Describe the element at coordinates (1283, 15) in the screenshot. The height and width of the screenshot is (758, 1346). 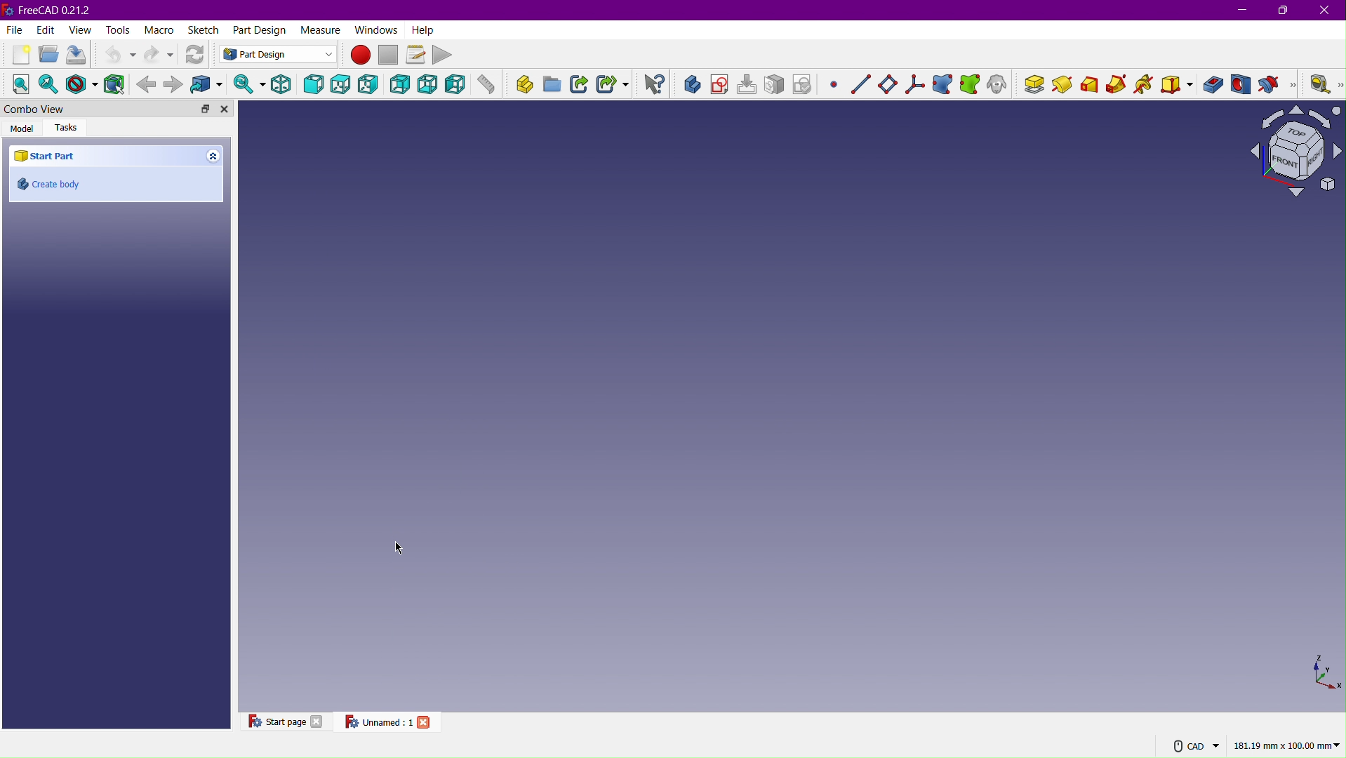
I see `Maximize/restore` at that location.